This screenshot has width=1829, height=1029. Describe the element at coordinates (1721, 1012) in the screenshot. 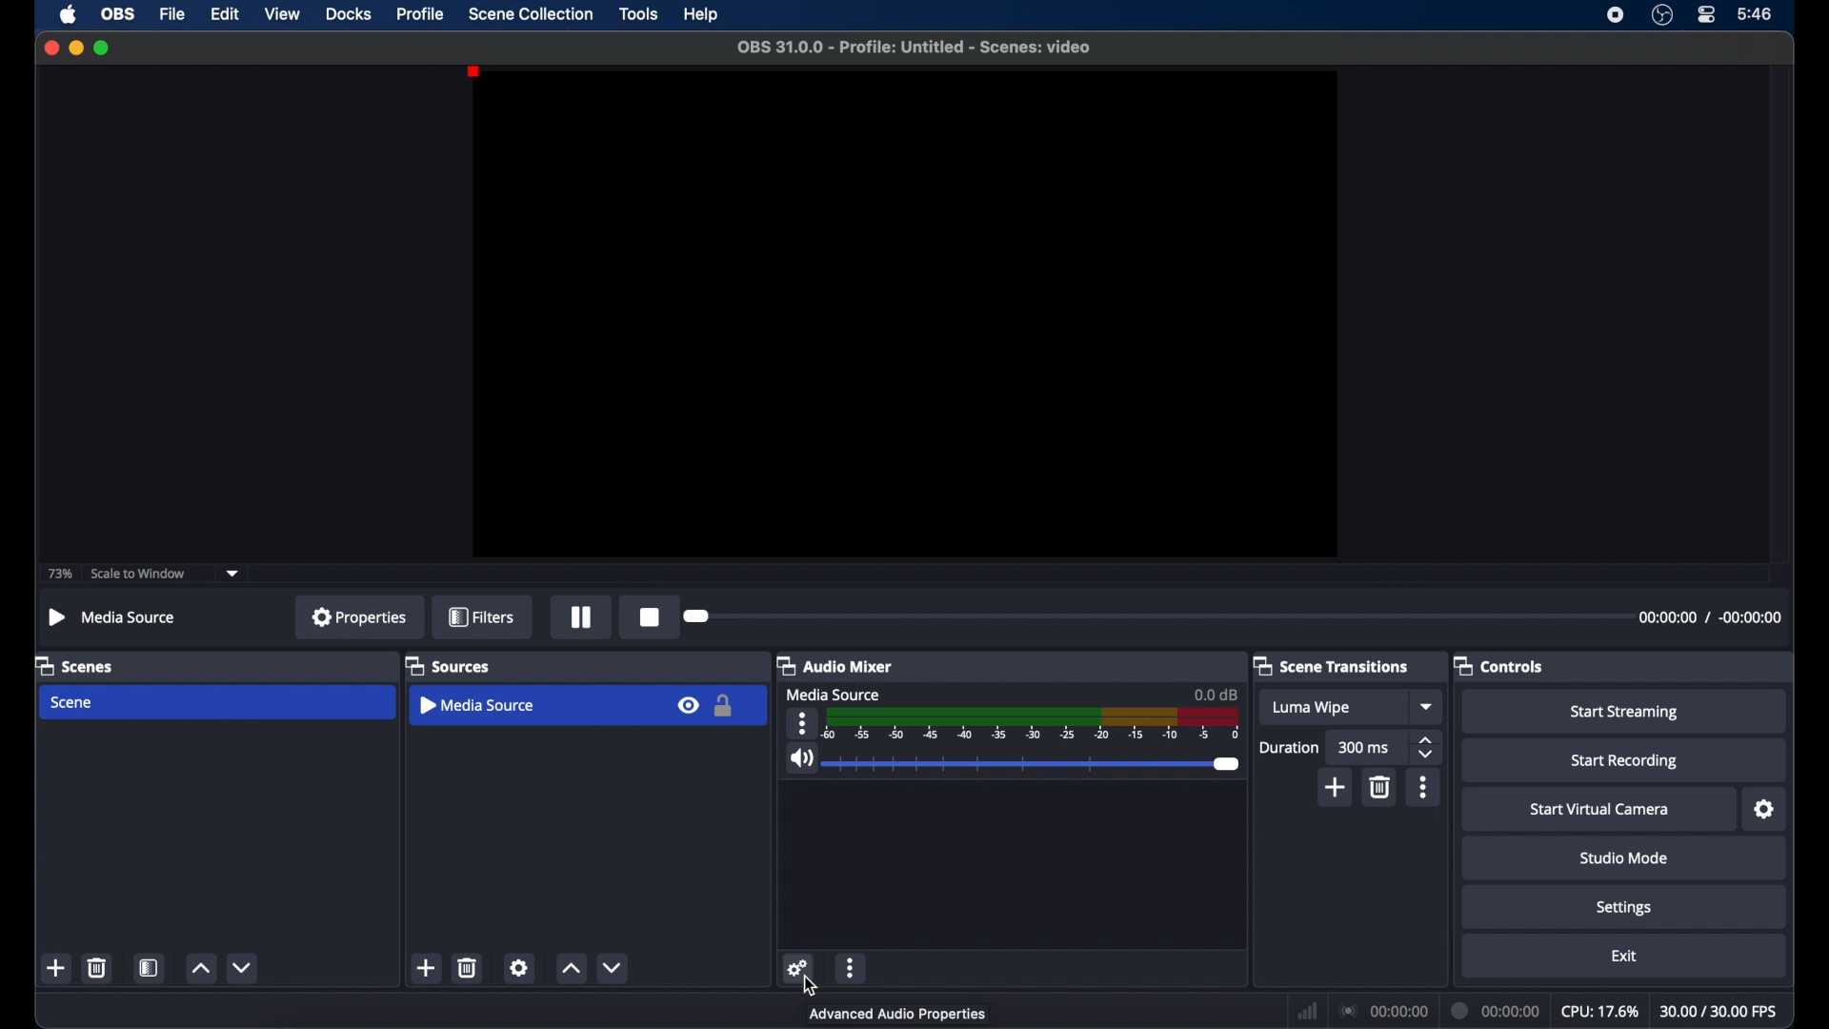

I see `fps` at that location.